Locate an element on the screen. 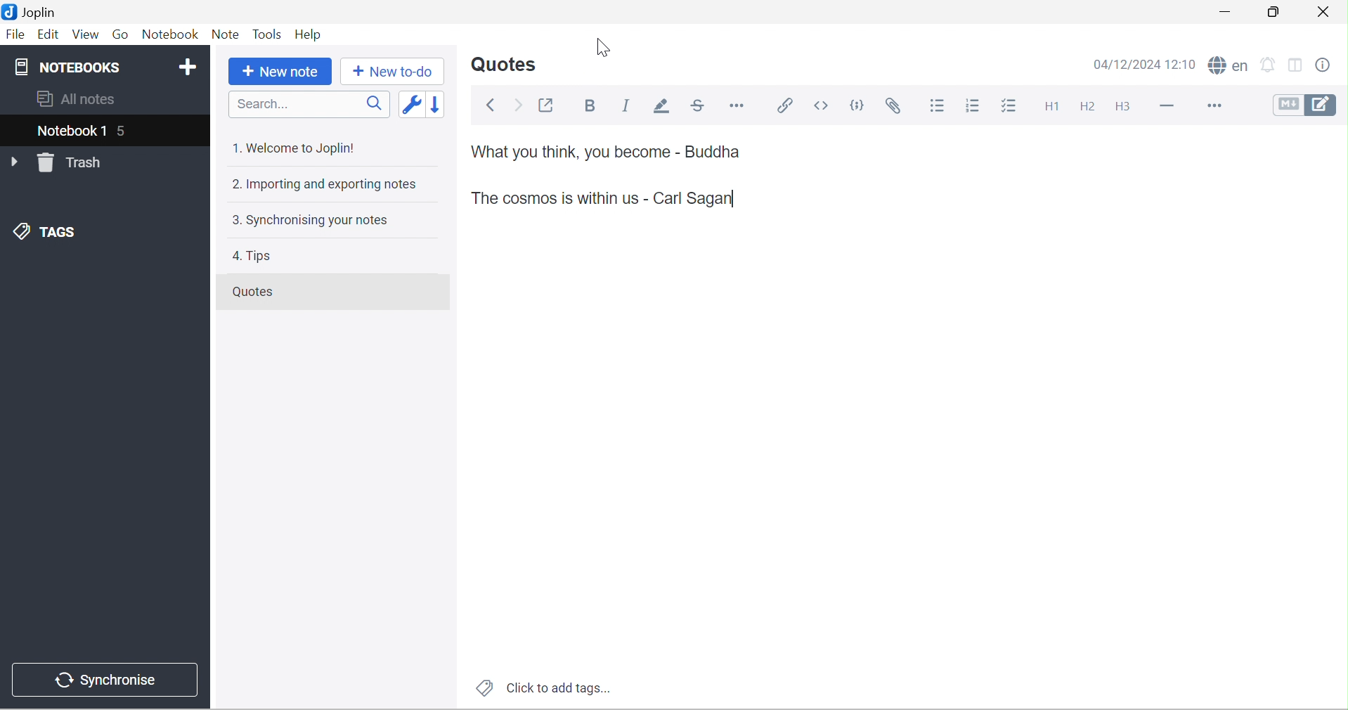 This screenshot has height=710, width=1348. More is located at coordinates (1213, 106).